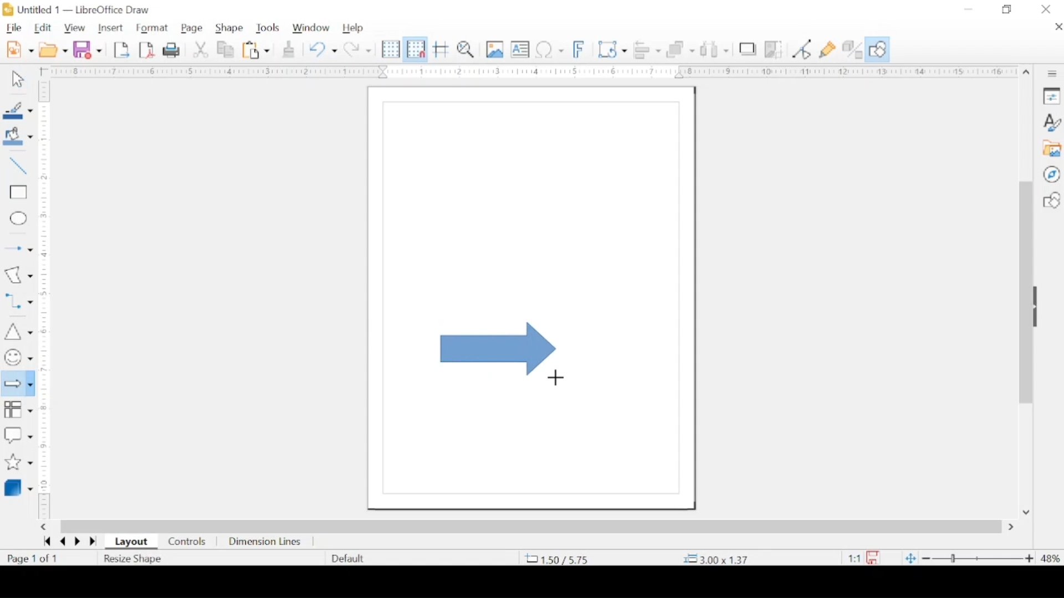 This screenshot has width=1064, height=598. Describe the element at coordinates (1051, 559) in the screenshot. I see `zoom level` at that location.